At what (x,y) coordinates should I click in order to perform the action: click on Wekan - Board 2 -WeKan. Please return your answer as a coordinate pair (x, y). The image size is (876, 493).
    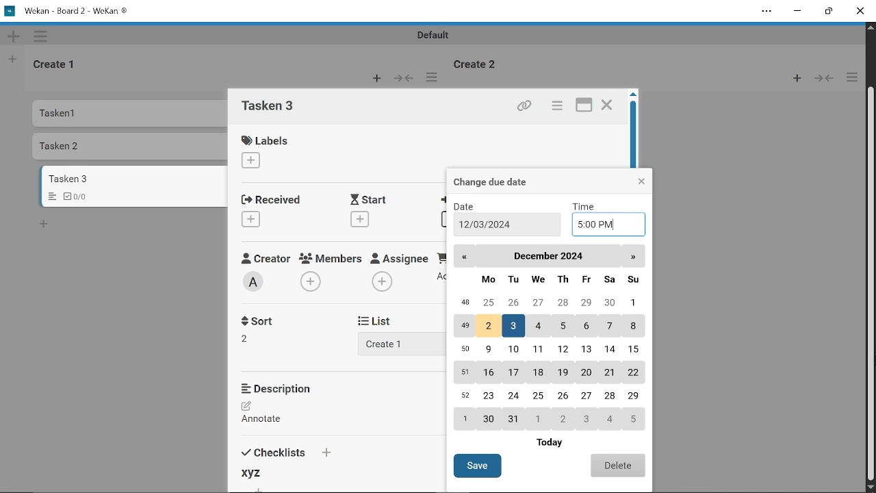
    Looking at the image, I should click on (68, 10).